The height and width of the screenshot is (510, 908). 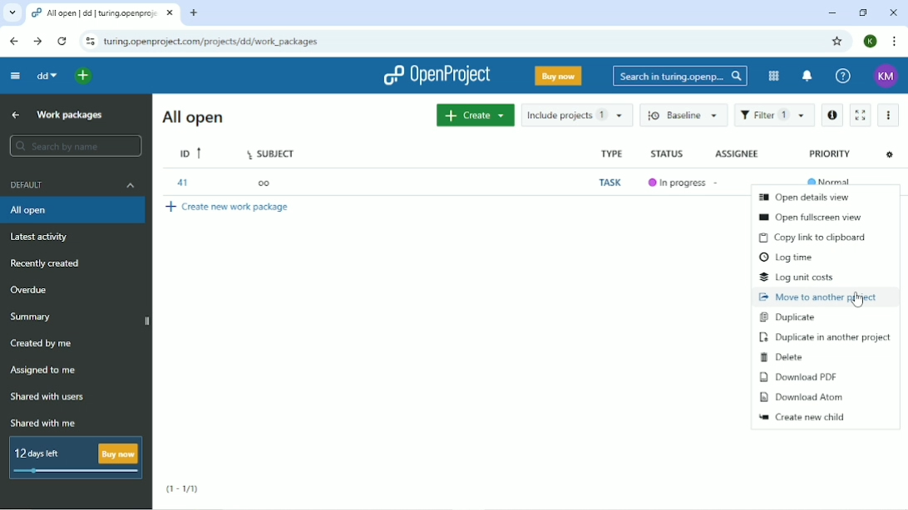 I want to click on KM, so click(x=887, y=76).